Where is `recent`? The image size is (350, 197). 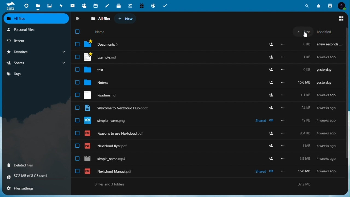 recent is located at coordinates (36, 41).